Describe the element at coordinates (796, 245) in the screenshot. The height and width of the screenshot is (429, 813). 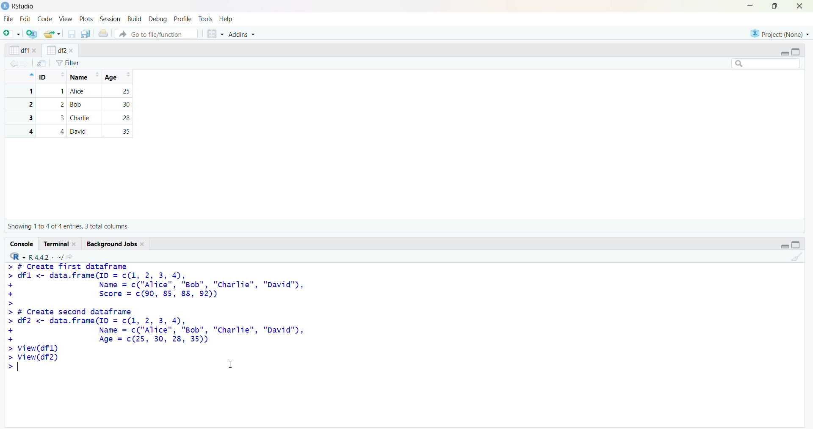
I see `toggle full view` at that location.